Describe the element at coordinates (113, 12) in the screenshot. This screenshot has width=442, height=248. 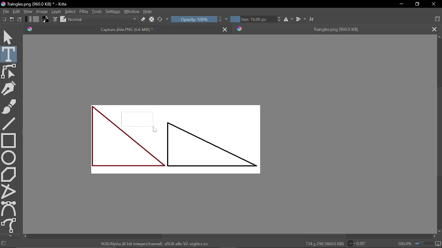
I see `Settings` at that location.